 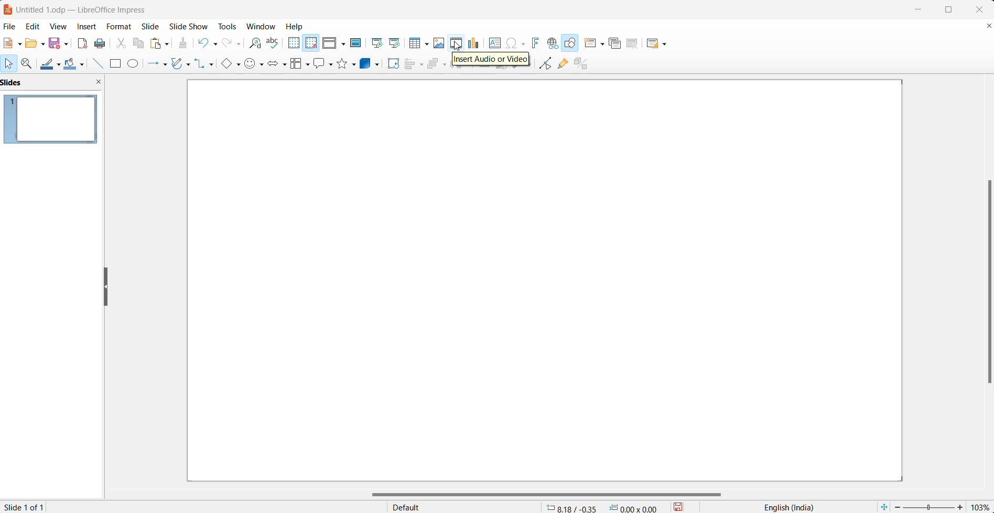 What do you see at coordinates (297, 65) in the screenshot?
I see `flowchart` at bounding box center [297, 65].